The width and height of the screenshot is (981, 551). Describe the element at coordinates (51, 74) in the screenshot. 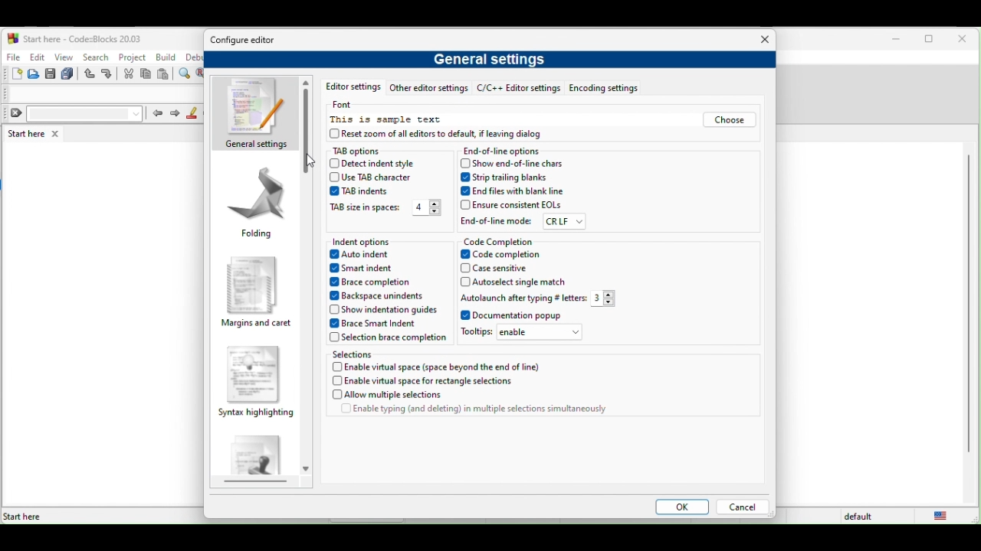

I see `save` at that location.